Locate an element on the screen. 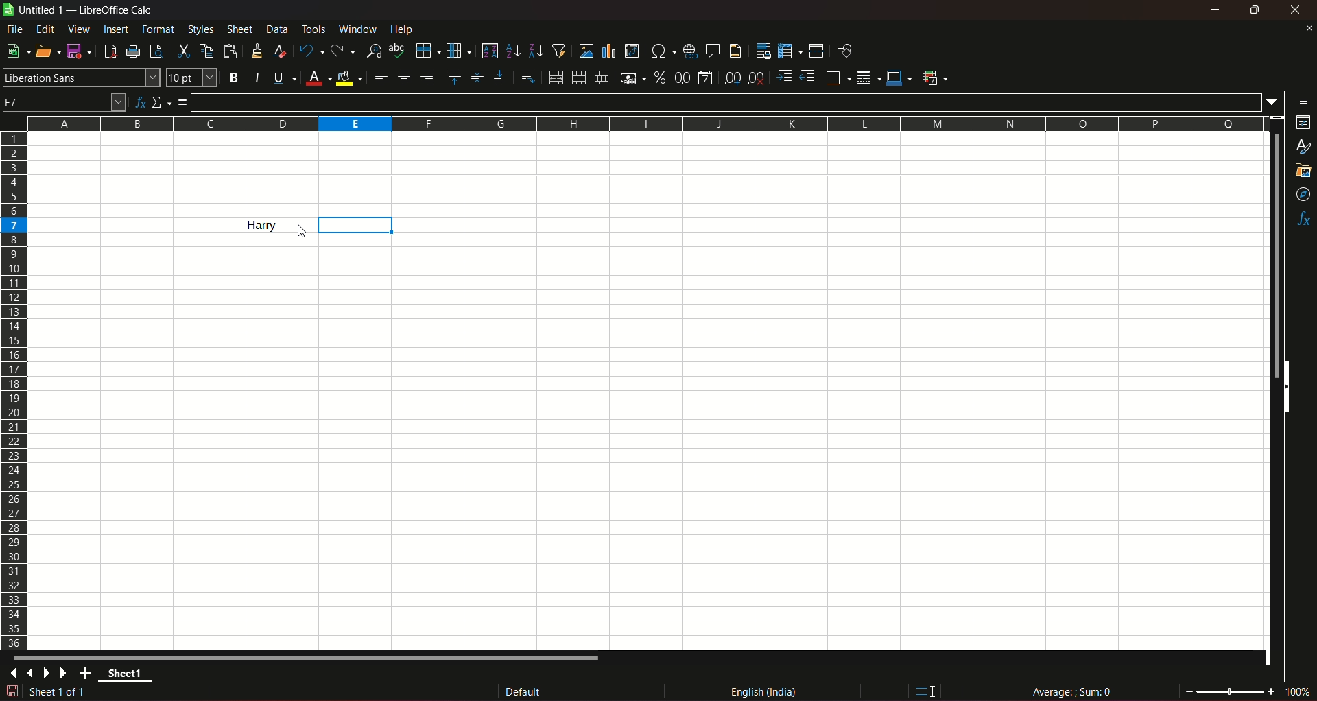  export directly as PDF is located at coordinates (109, 50).